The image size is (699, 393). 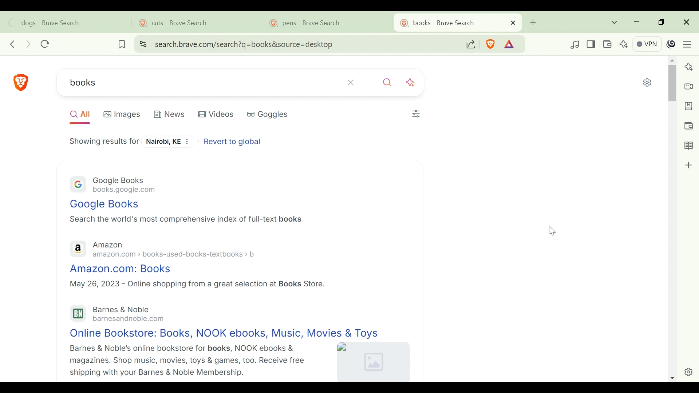 I want to click on GOOGLE LOGO, so click(x=75, y=183).